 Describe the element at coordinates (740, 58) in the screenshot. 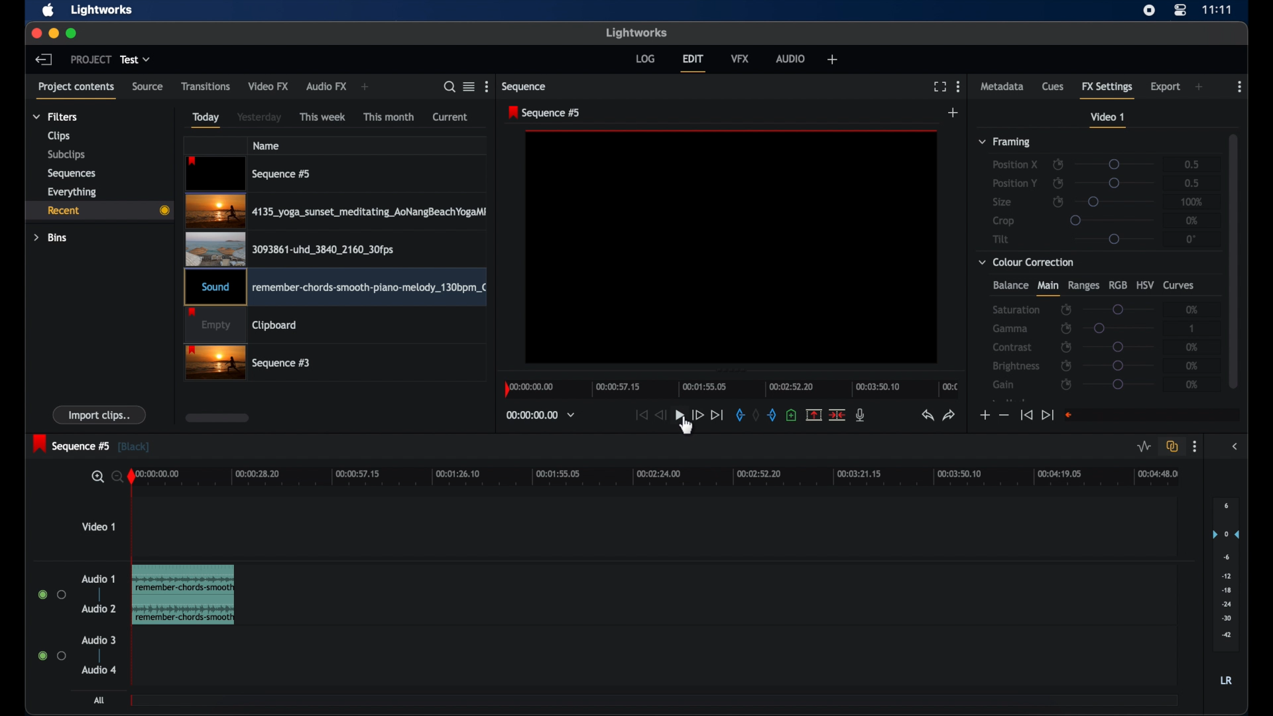

I see `vfx` at that location.